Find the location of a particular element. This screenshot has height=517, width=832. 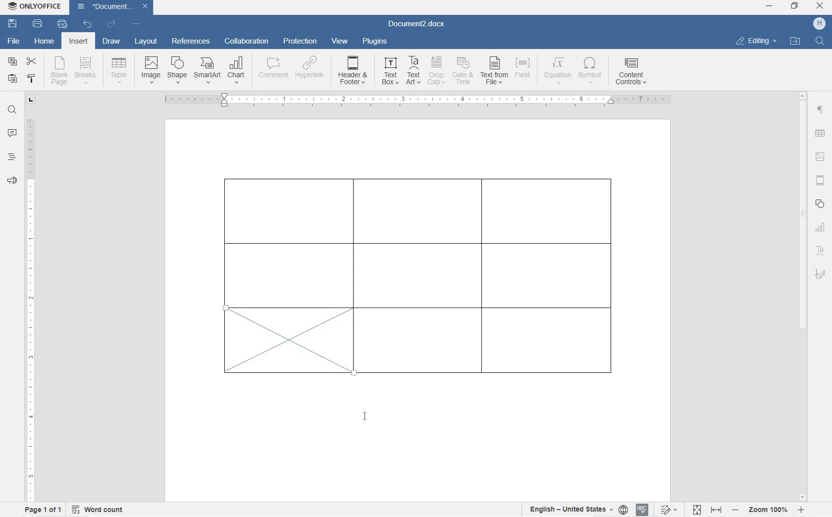

HYPERLINK is located at coordinates (310, 71).